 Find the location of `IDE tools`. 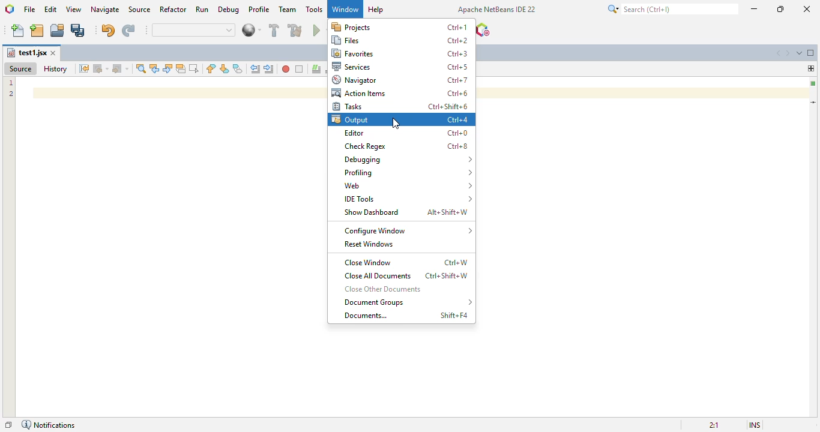

IDE tools is located at coordinates (406, 199).